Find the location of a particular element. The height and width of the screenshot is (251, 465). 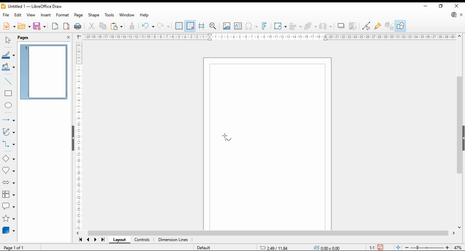

select is located at coordinates (8, 40).